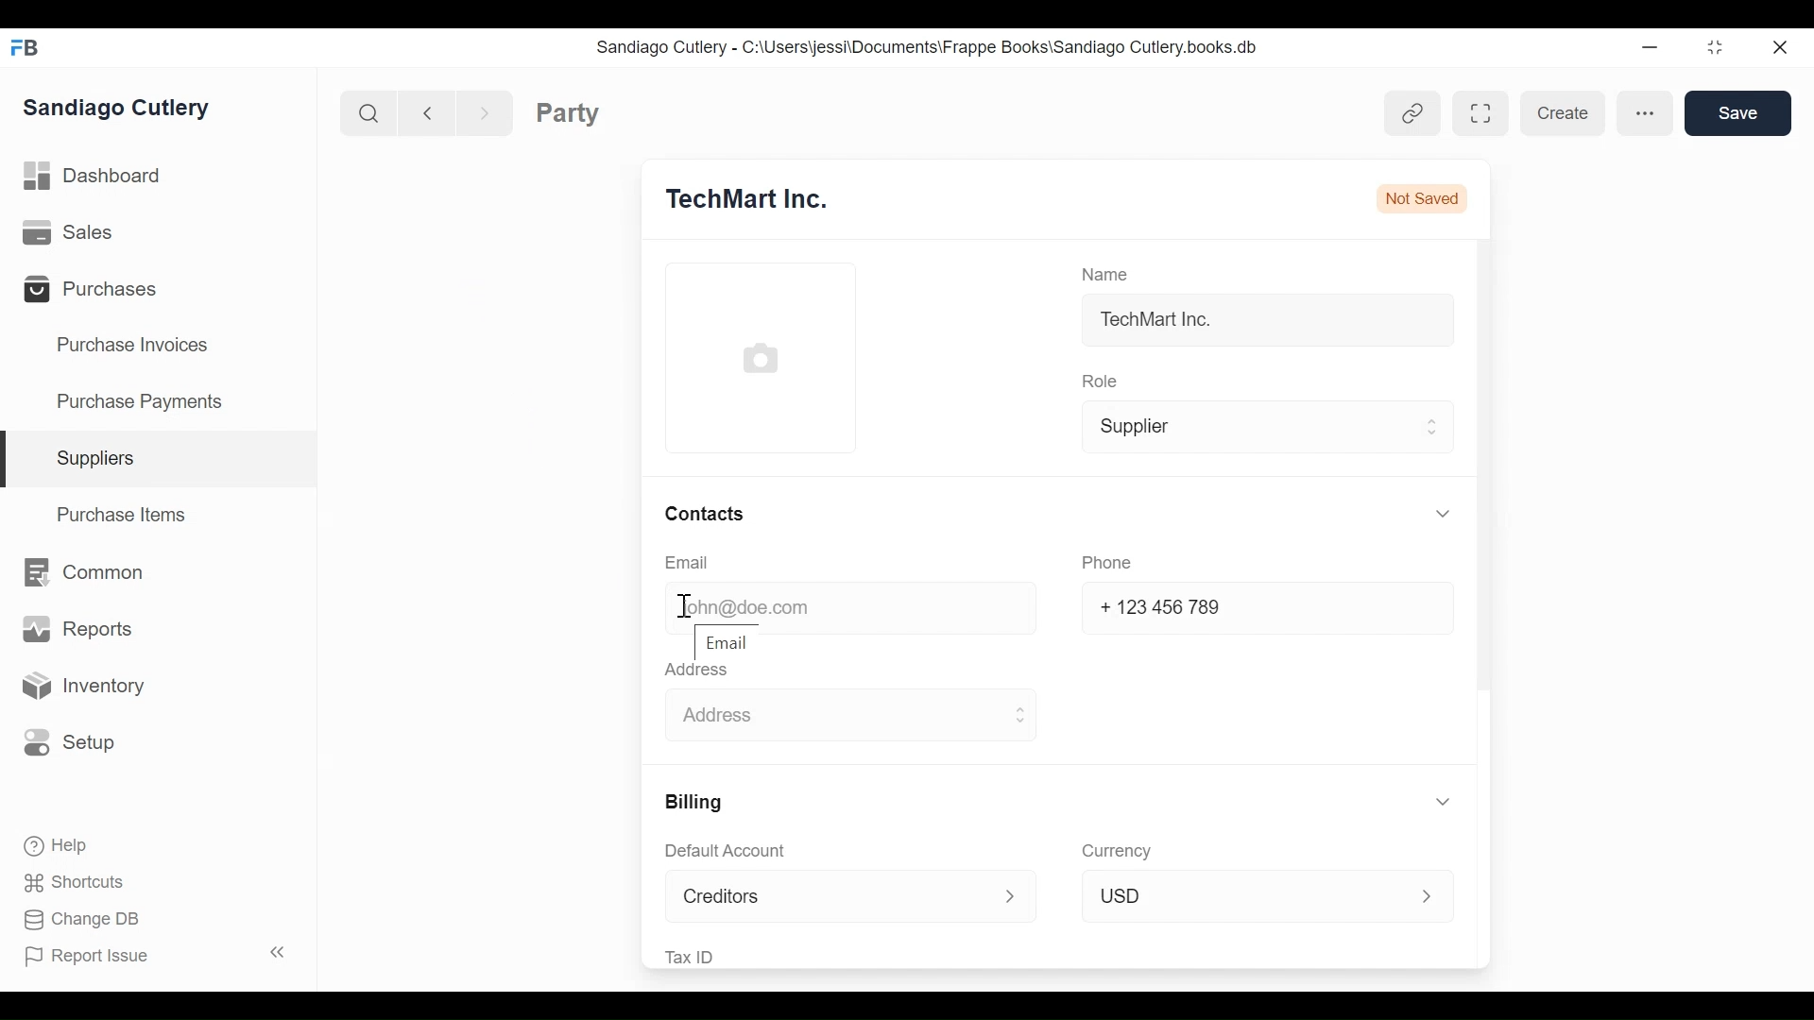  What do you see at coordinates (1422, 192) in the screenshot?
I see `Not Saved` at bounding box center [1422, 192].